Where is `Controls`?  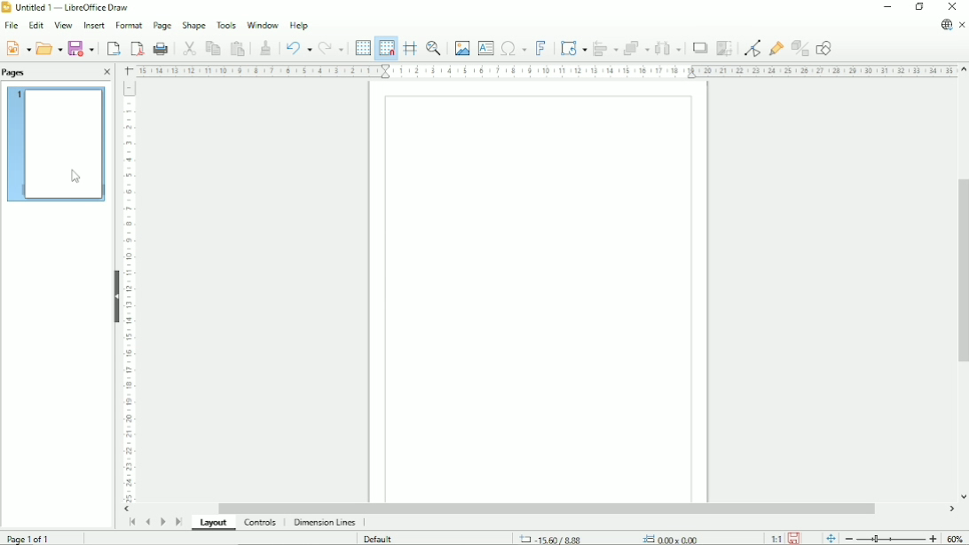
Controls is located at coordinates (262, 523).